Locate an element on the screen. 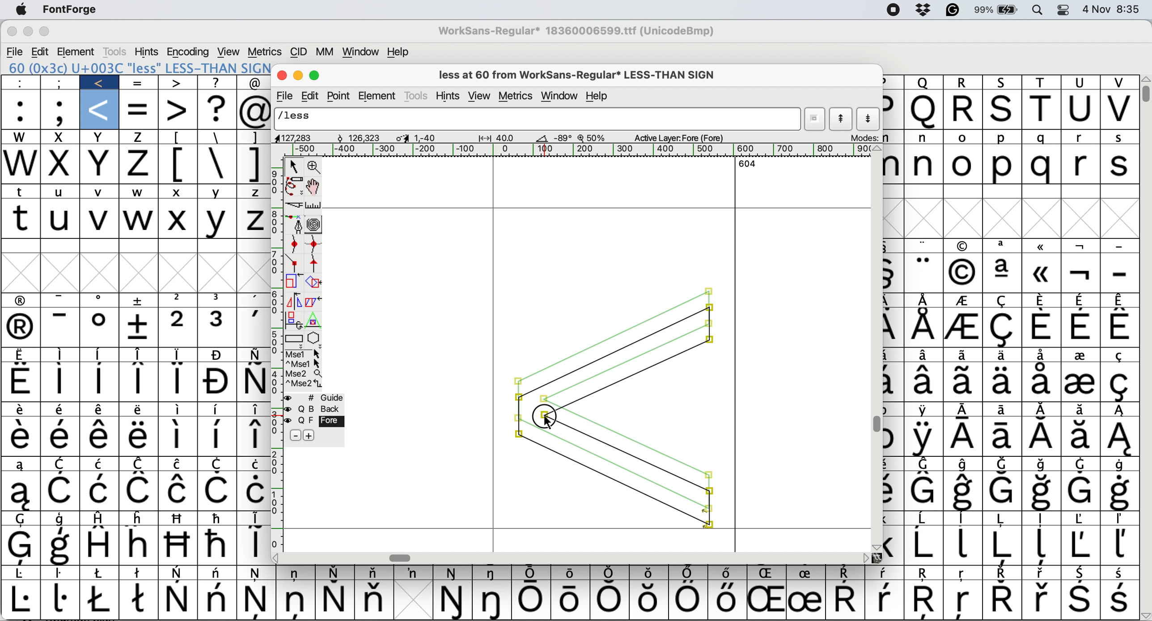 Image resolution: width=1152 pixels, height=621 pixels. zoom scale is located at coordinates (593, 136).